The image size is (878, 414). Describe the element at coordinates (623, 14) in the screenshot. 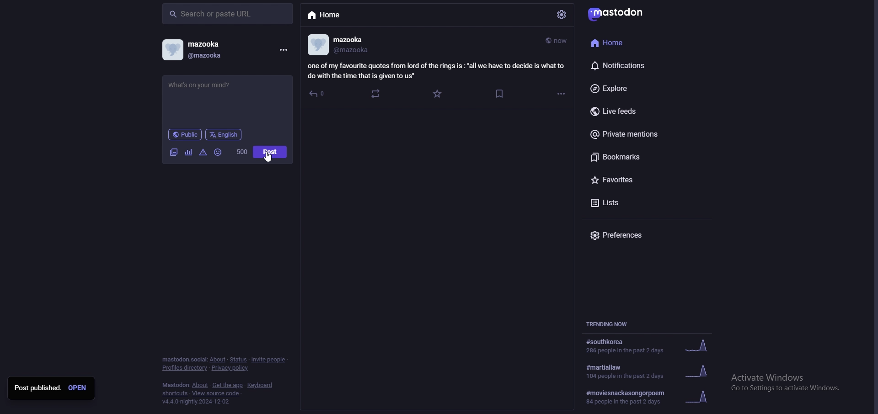

I see `mastodon` at that location.